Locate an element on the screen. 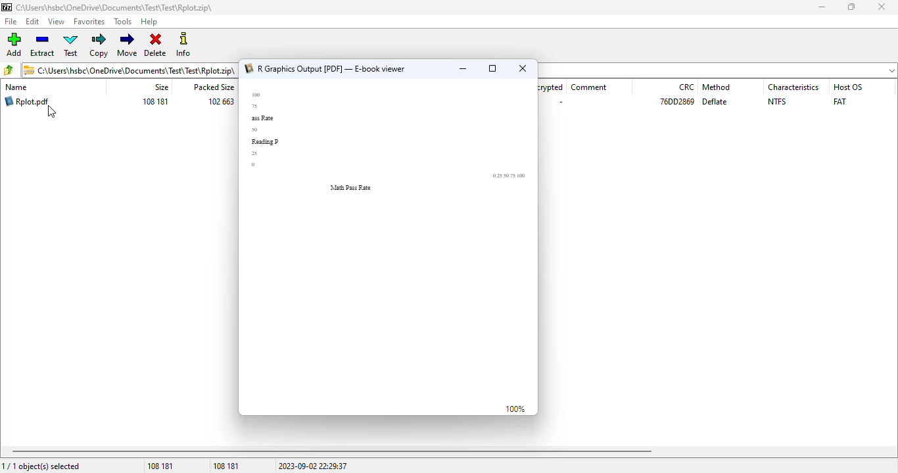  NTFS is located at coordinates (777, 102).